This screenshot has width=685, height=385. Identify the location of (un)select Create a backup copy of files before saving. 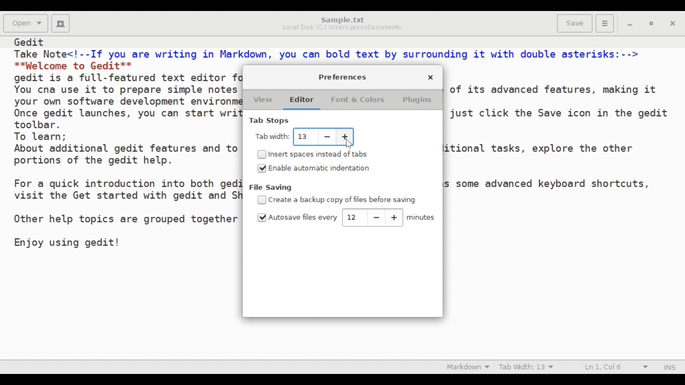
(338, 200).